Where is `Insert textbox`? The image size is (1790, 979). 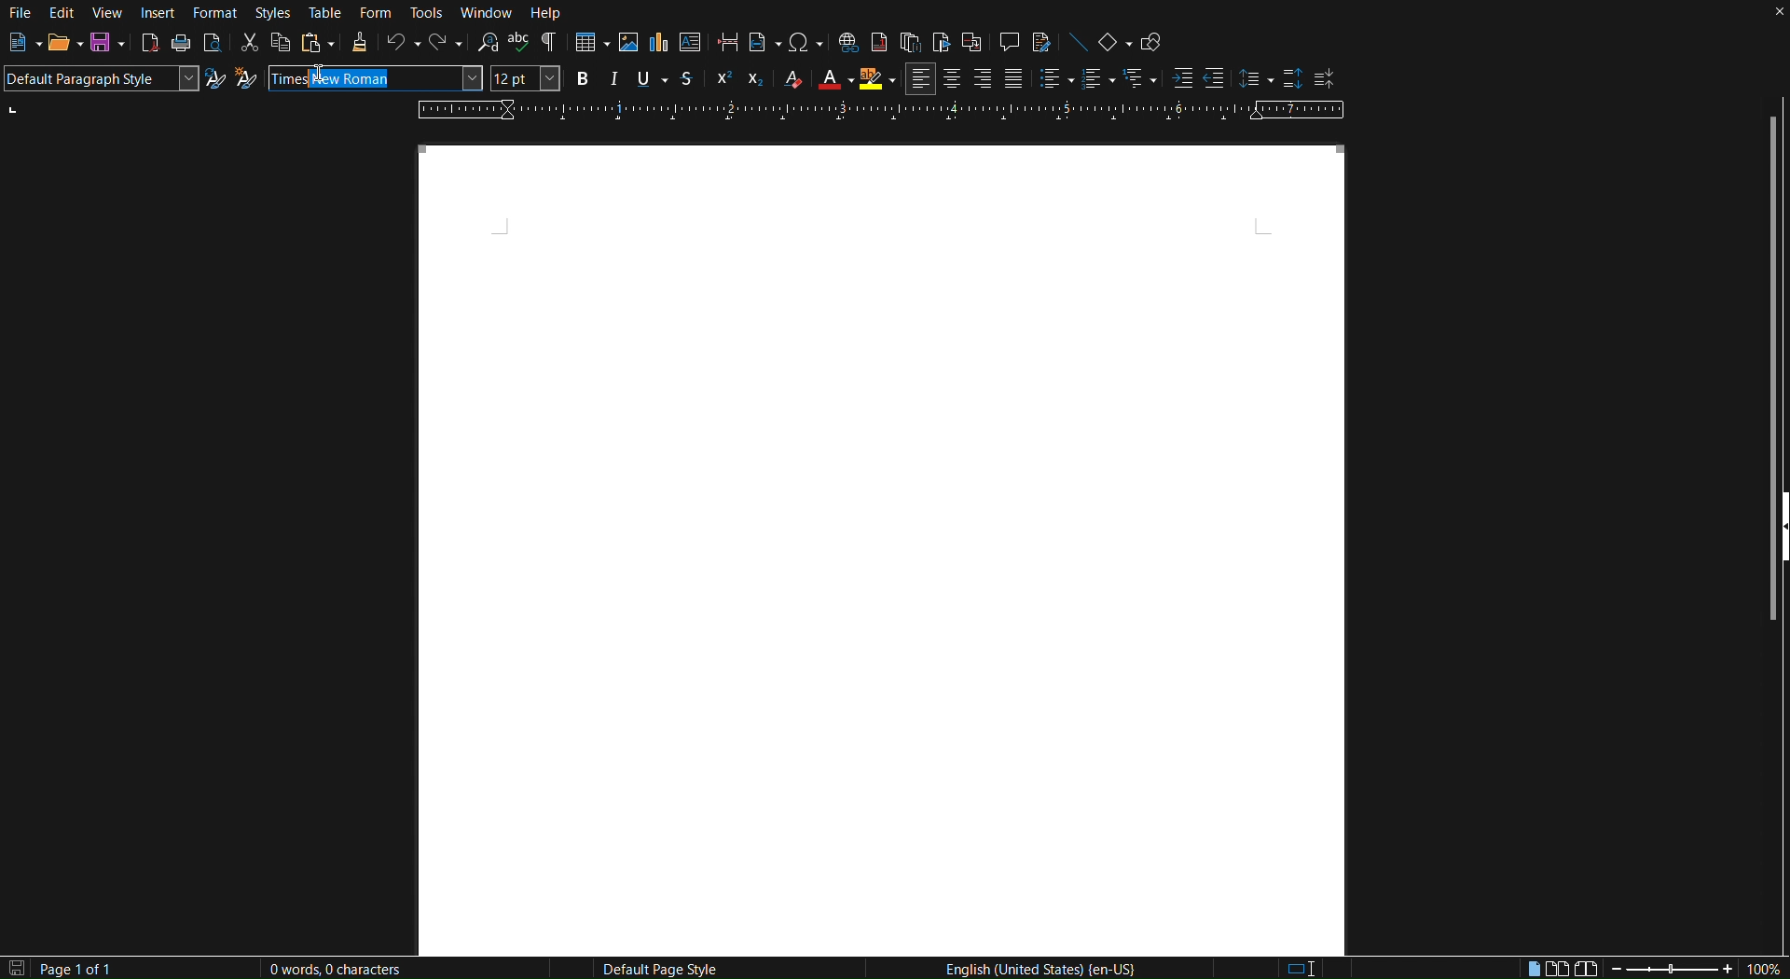
Insert textbox is located at coordinates (691, 42).